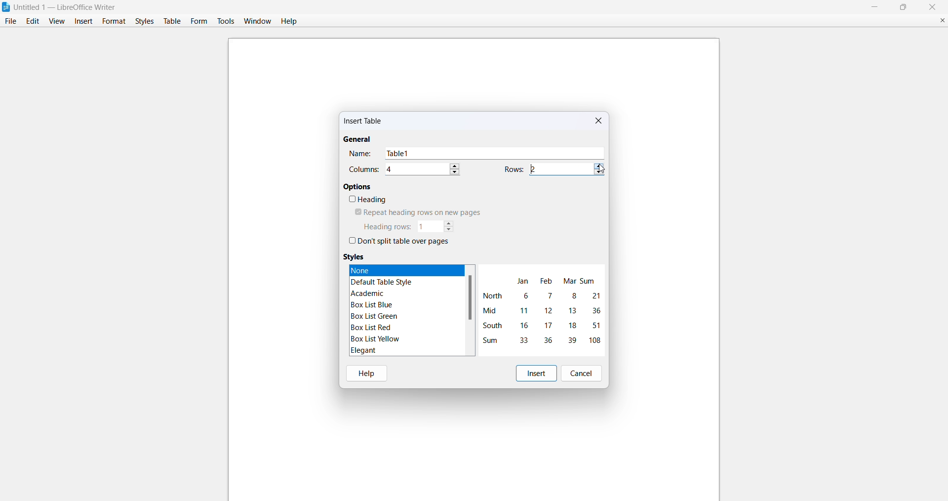 Image resolution: width=948 pixels, height=501 pixels. What do you see at coordinates (357, 140) in the screenshot?
I see `general` at bounding box center [357, 140].